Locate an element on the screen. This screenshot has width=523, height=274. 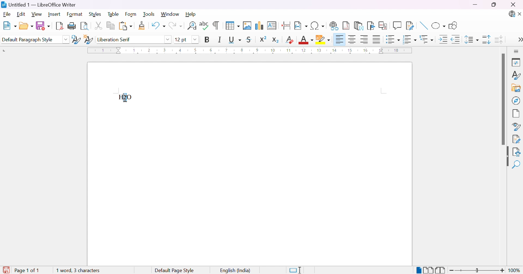
Find is located at coordinates (516, 165).